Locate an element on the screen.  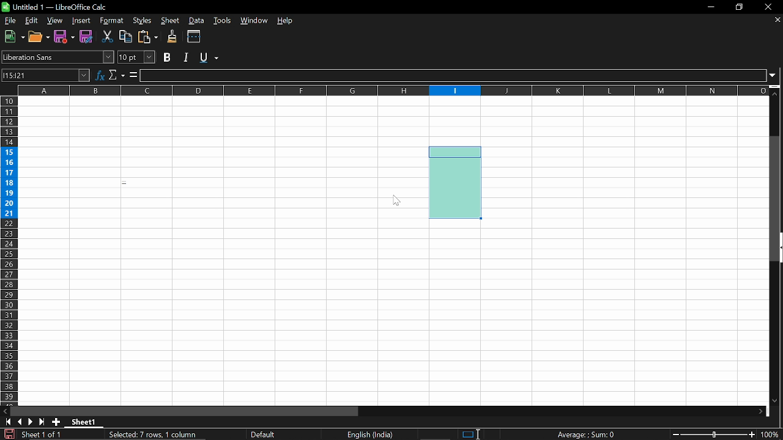
Styles is located at coordinates (140, 21).